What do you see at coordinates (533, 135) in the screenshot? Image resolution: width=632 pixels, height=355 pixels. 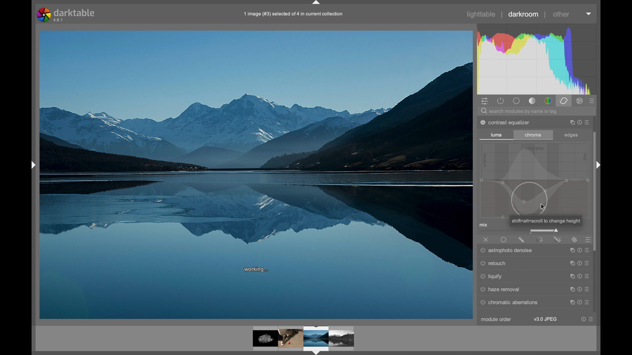 I see `chroma` at bounding box center [533, 135].